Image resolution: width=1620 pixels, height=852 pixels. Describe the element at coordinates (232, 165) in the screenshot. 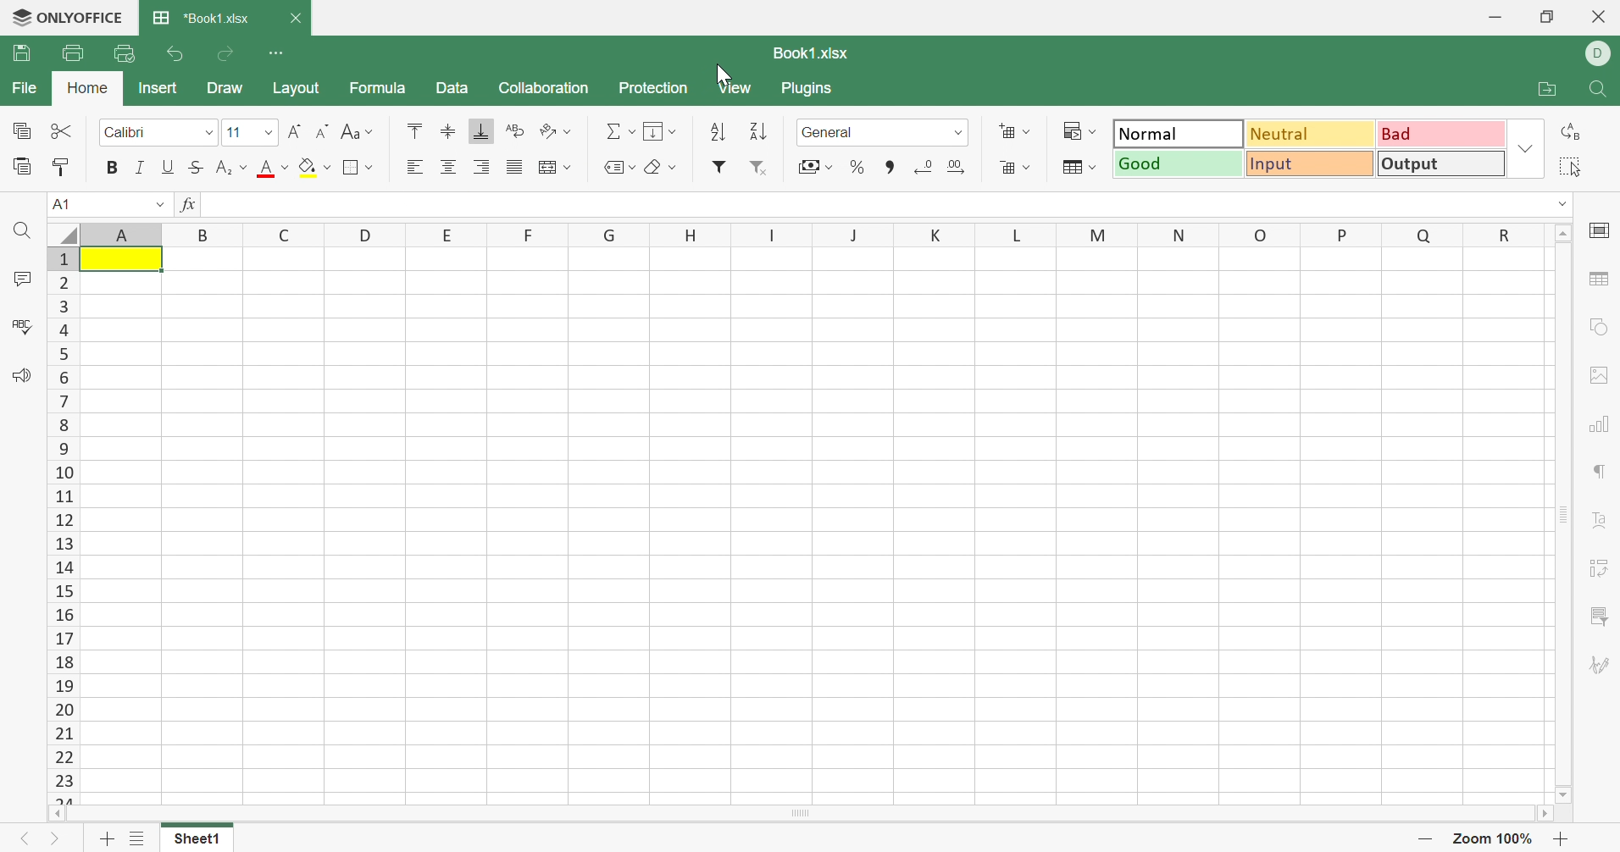

I see `Superscript/Subscript` at that location.